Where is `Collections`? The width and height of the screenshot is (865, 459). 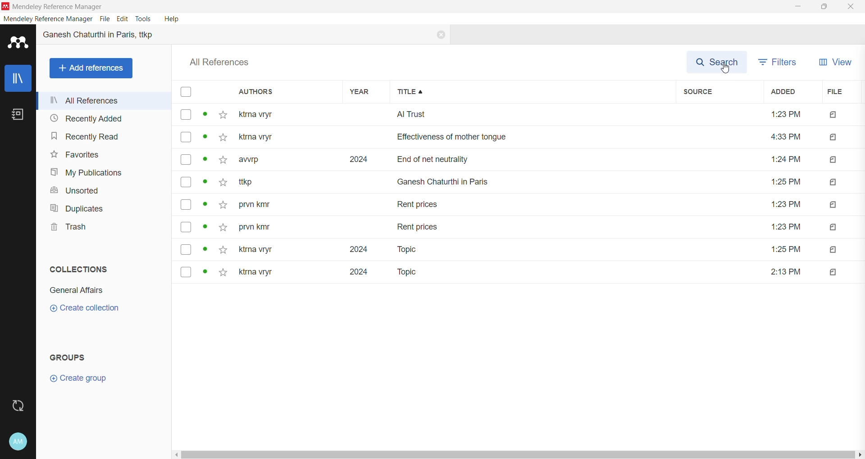
Collections is located at coordinates (80, 269).